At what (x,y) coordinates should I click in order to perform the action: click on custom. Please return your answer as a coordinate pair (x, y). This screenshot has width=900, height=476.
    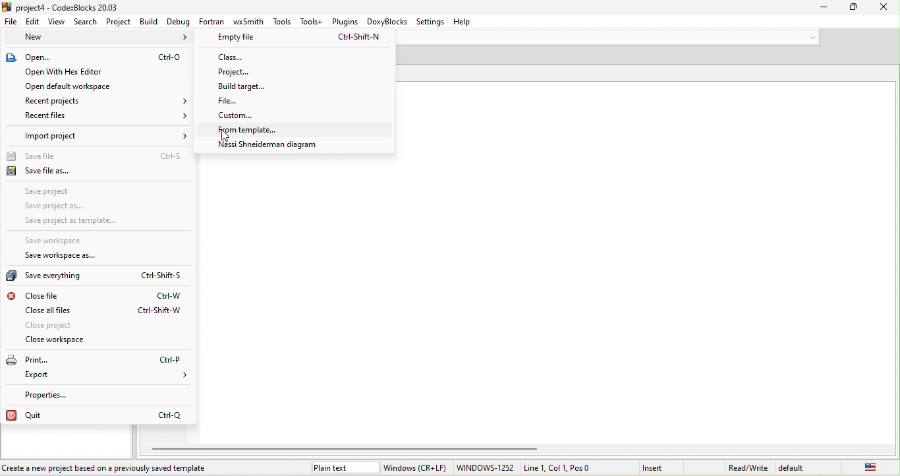
    Looking at the image, I should click on (248, 116).